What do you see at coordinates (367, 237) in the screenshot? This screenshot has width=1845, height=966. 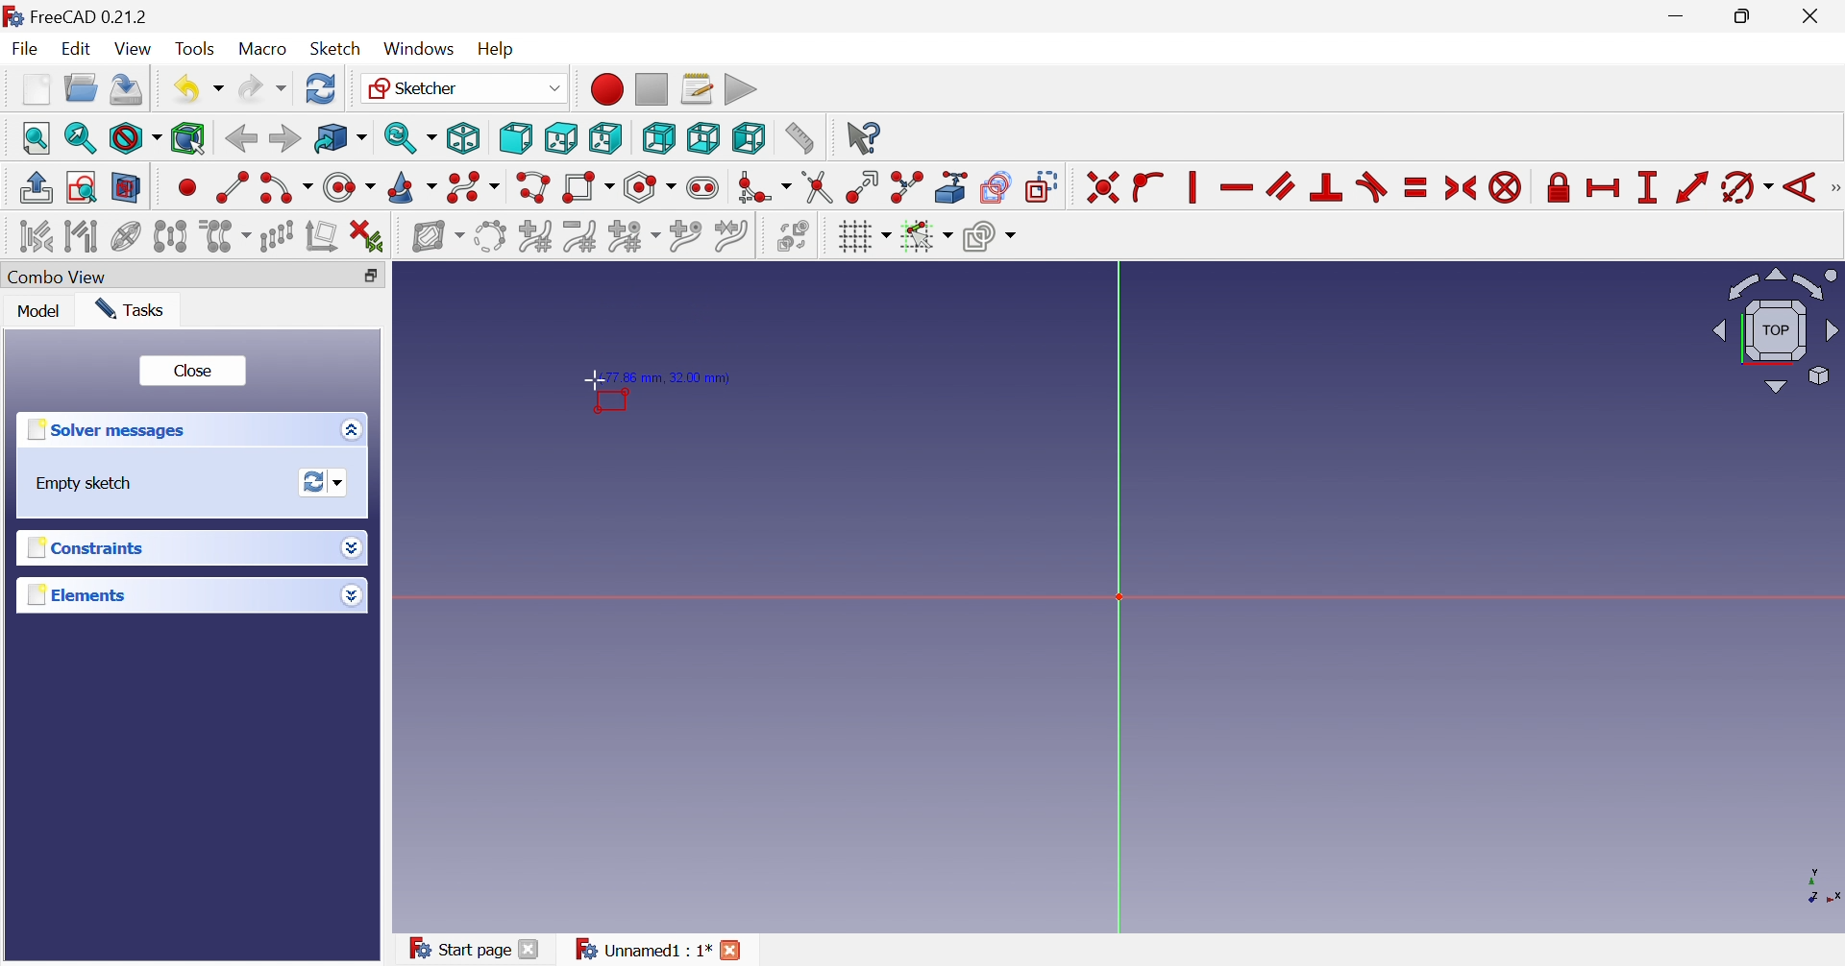 I see `` at bounding box center [367, 237].